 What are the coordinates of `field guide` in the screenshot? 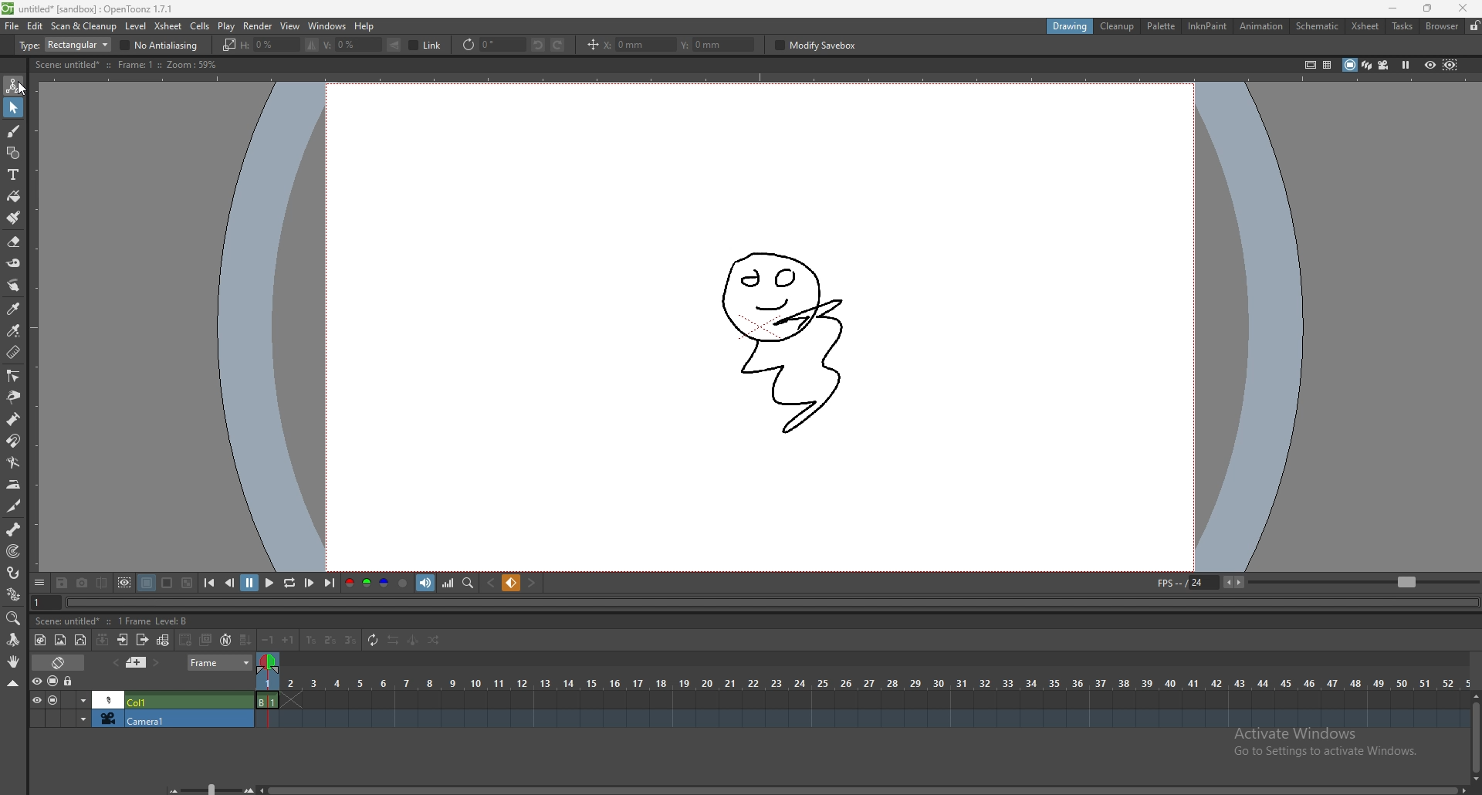 It's located at (1327, 65).